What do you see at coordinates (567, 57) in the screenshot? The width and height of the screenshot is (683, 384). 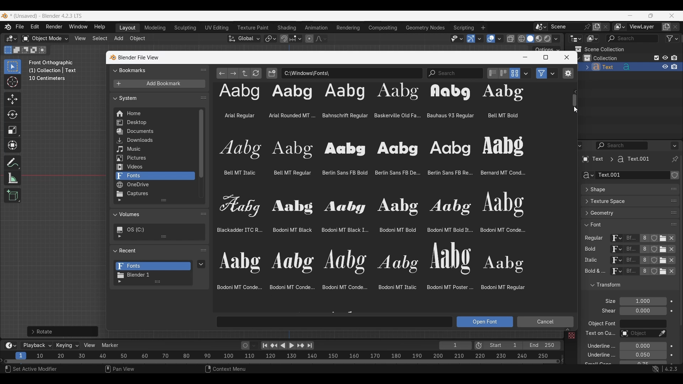 I see `Close window` at bounding box center [567, 57].